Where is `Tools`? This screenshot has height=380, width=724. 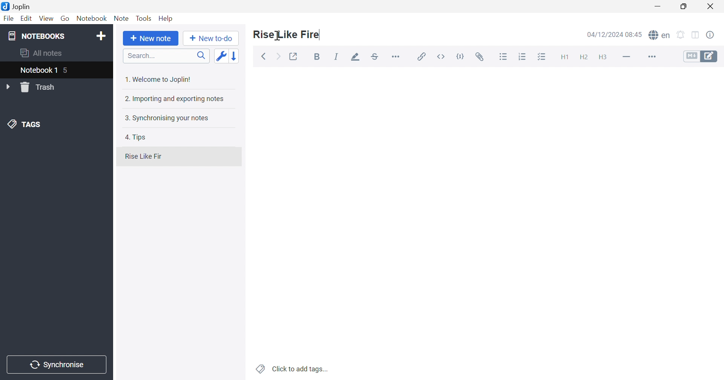
Tools is located at coordinates (144, 18).